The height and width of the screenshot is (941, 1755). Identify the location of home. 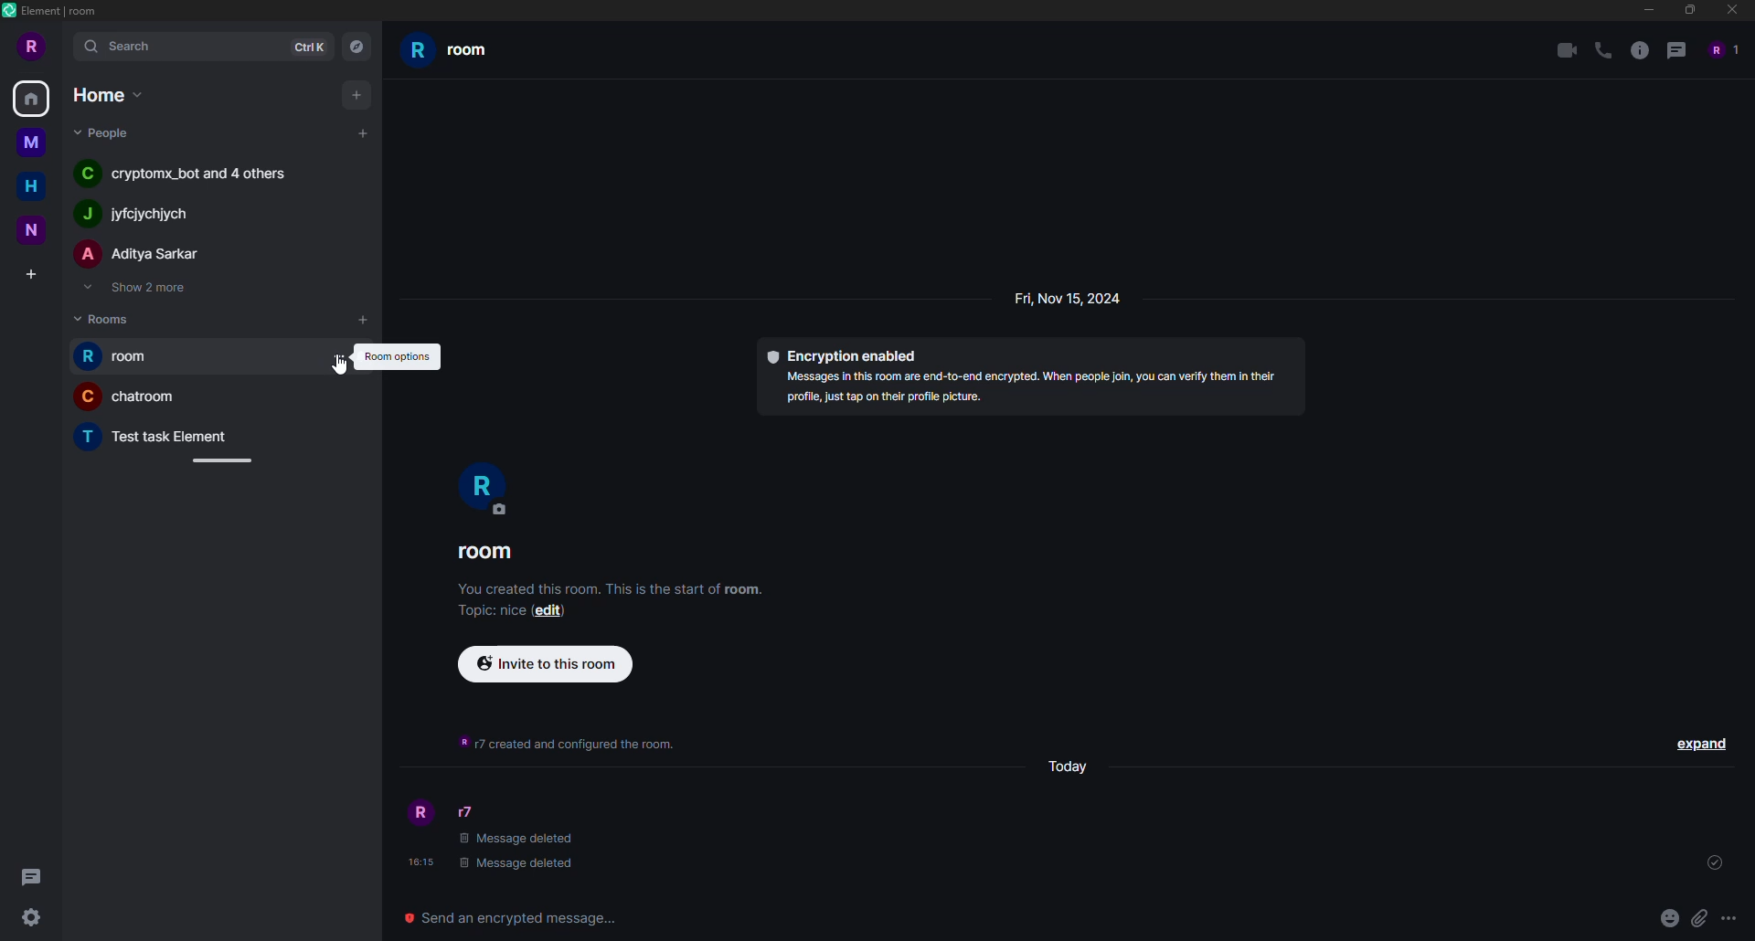
(105, 94).